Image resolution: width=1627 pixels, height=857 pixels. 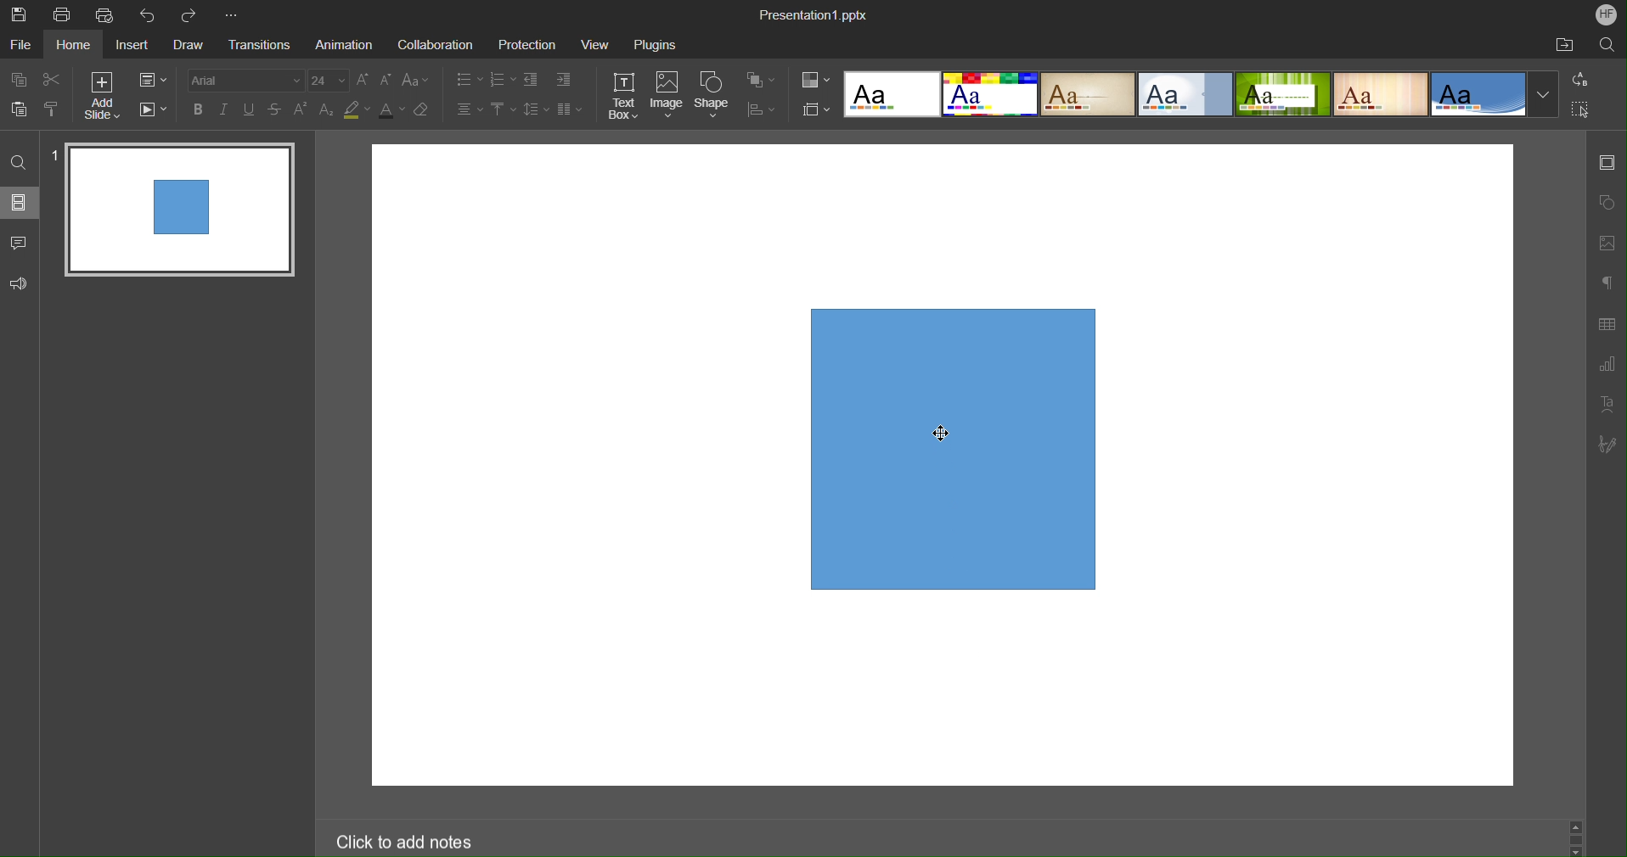 I want to click on Copy, so click(x=19, y=80).